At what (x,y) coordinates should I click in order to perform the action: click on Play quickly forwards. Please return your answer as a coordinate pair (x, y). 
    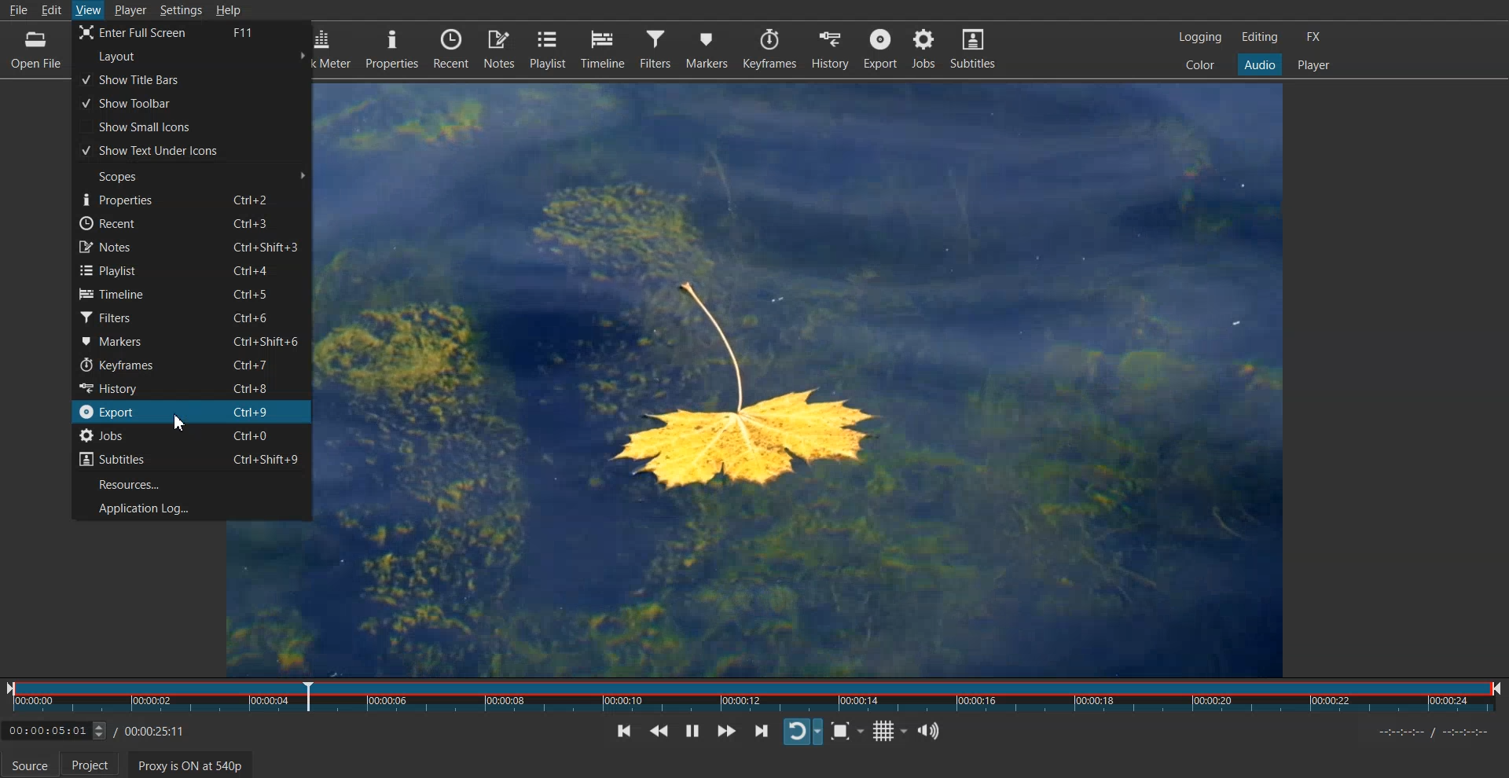
    Looking at the image, I should click on (727, 730).